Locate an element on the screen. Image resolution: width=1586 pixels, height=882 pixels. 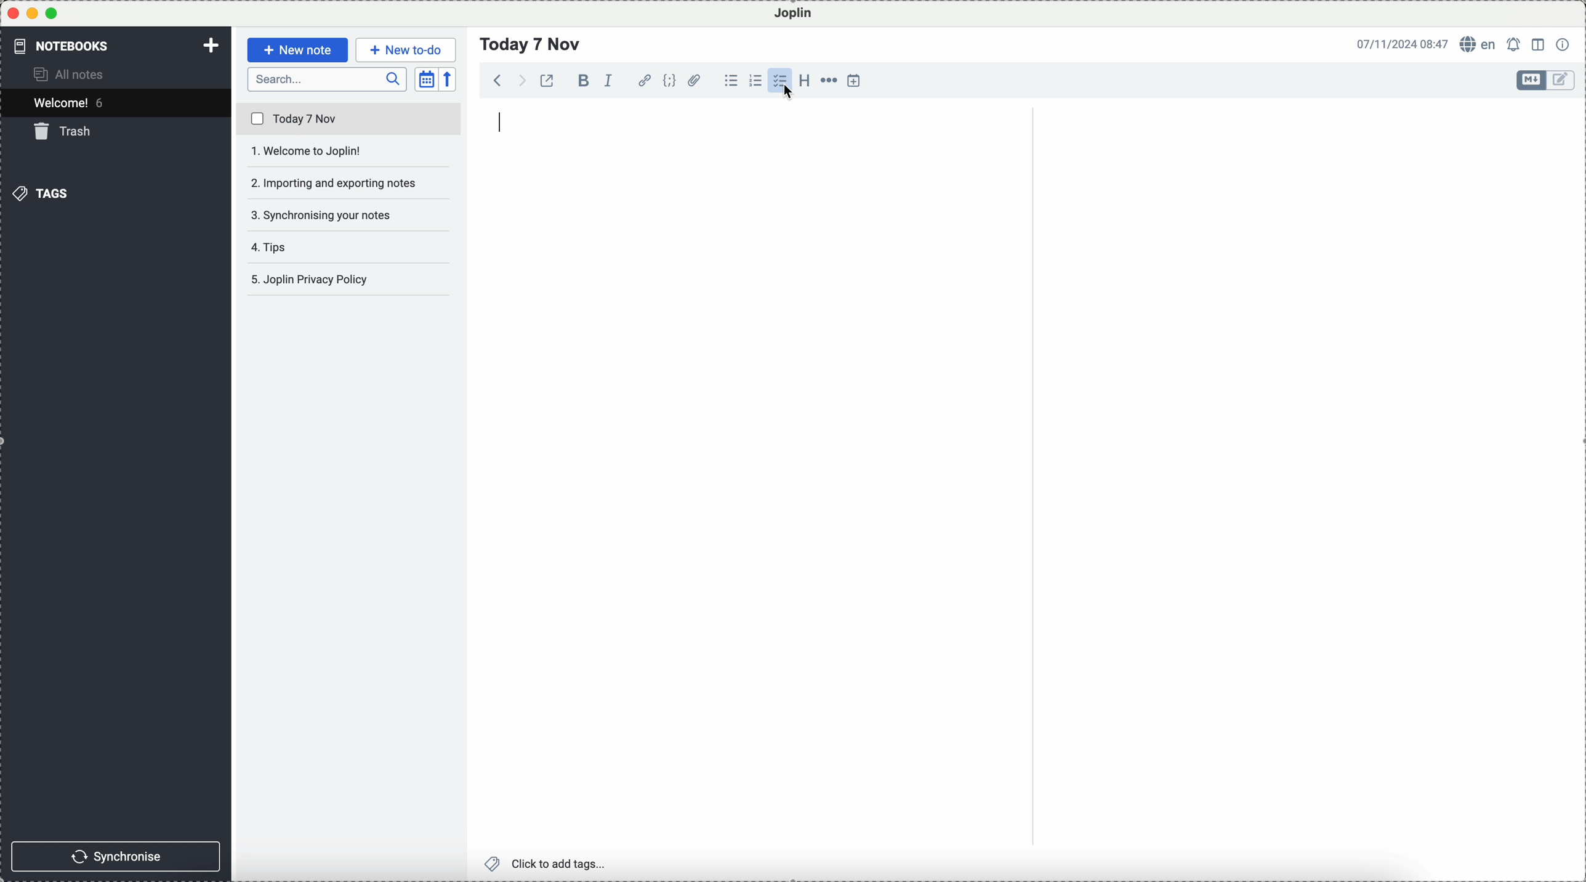
vertical scroll bar is located at coordinates (1576, 208).